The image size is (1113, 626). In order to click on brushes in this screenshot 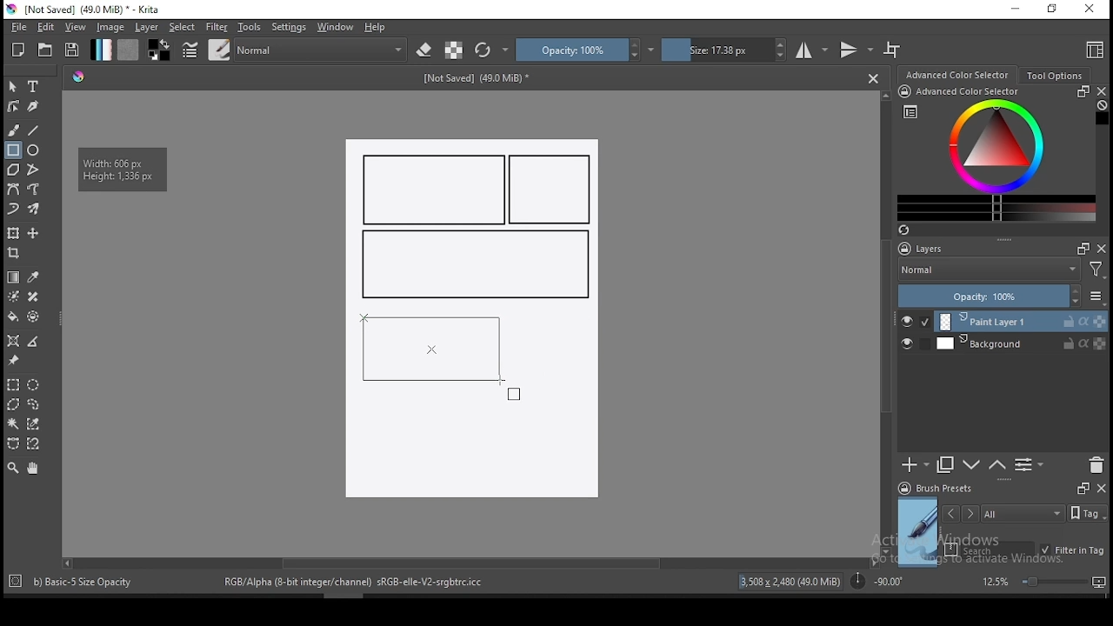, I will do `click(219, 50)`.